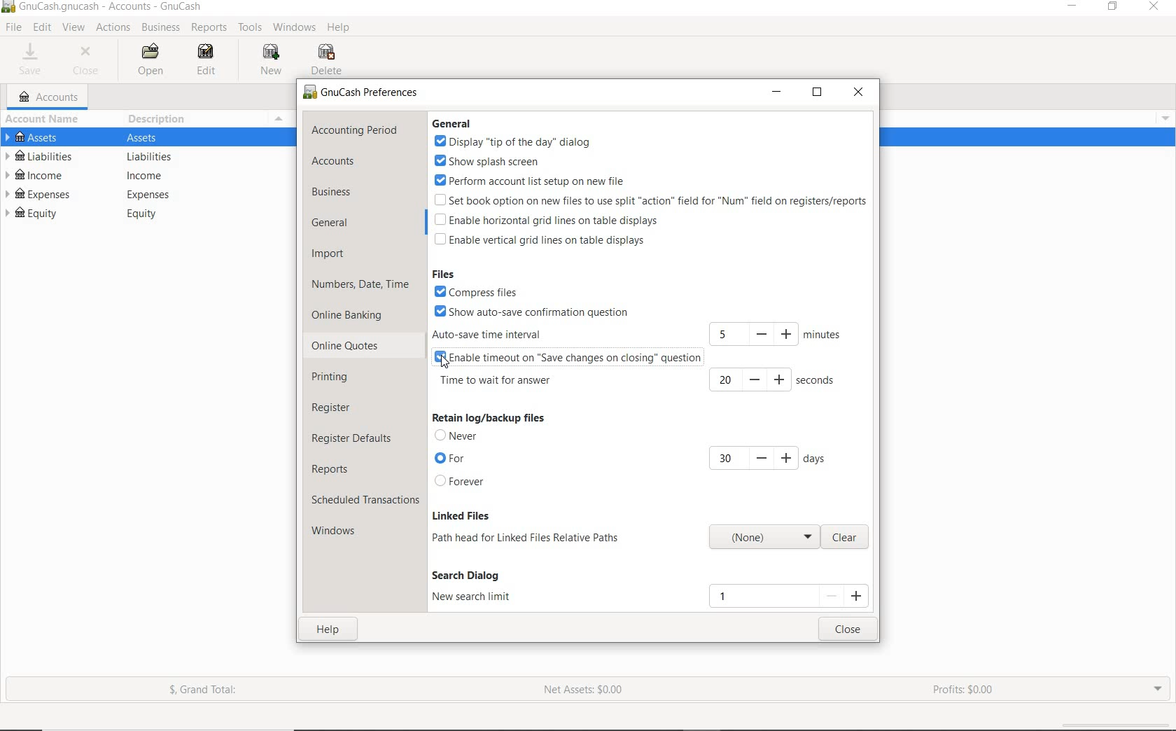  Describe the element at coordinates (445, 274) in the screenshot. I see `files` at that location.